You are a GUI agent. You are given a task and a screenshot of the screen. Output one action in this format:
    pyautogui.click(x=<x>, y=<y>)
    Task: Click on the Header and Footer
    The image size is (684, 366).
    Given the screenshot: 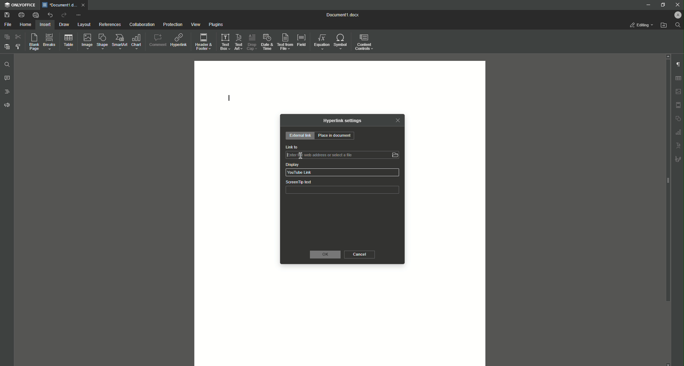 What is the action you would take?
    pyautogui.click(x=204, y=42)
    